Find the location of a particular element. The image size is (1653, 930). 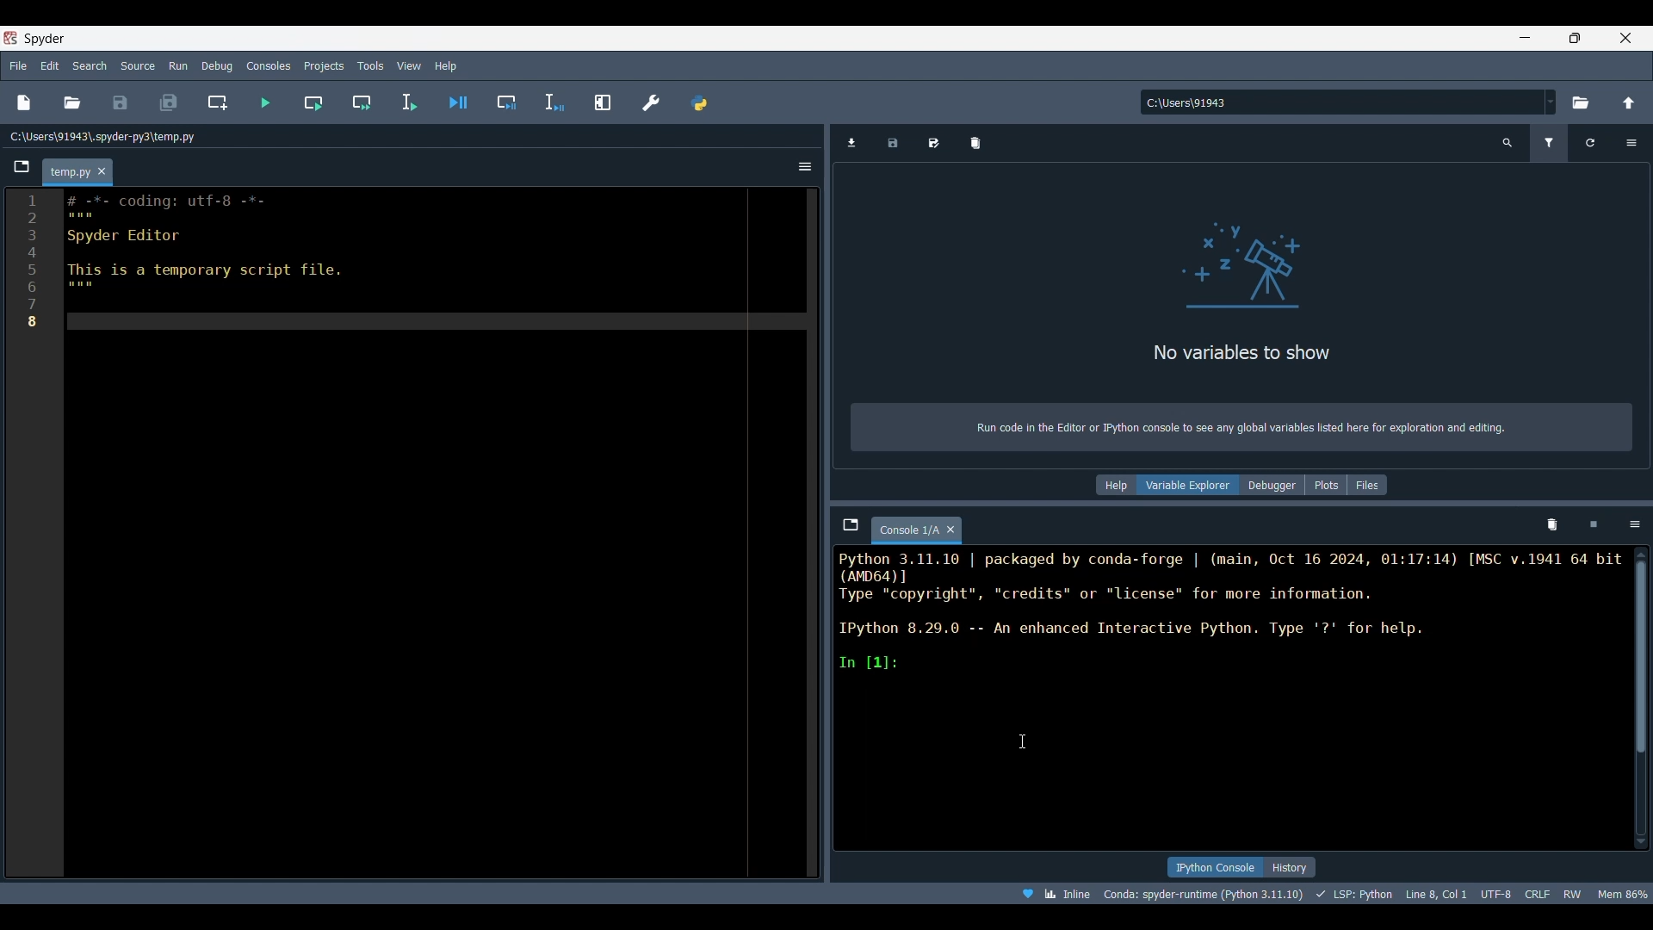

Options is located at coordinates (1631, 143).